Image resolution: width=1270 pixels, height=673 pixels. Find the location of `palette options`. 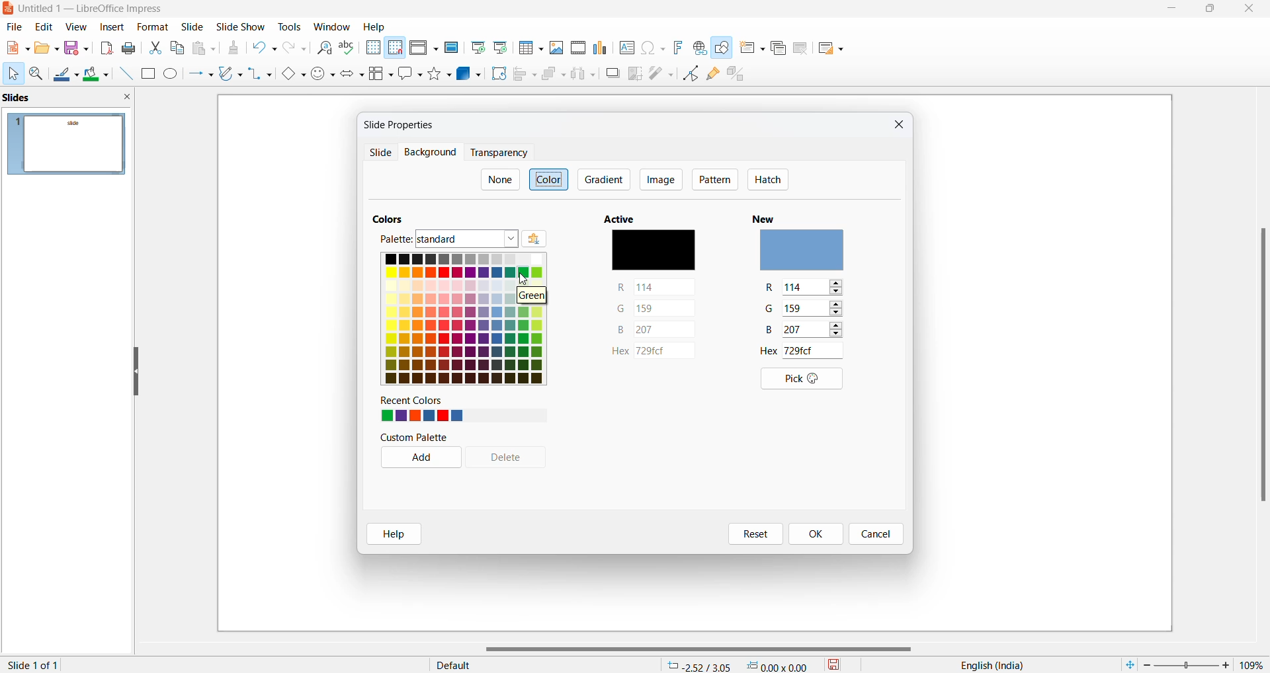

palette options is located at coordinates (468, 239).